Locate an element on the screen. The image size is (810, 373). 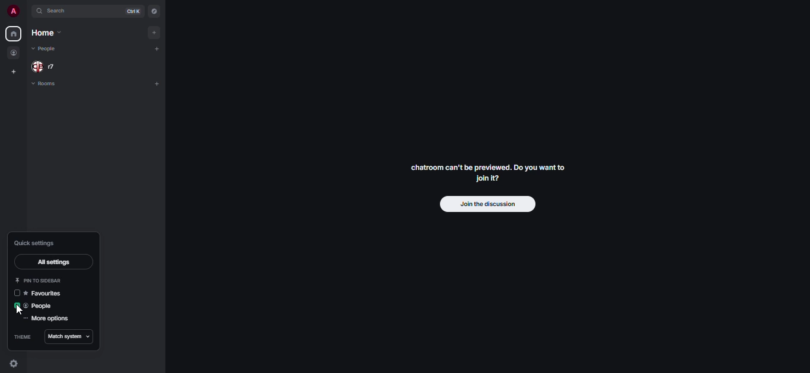
quick settings is located at coordinates (14, 364).